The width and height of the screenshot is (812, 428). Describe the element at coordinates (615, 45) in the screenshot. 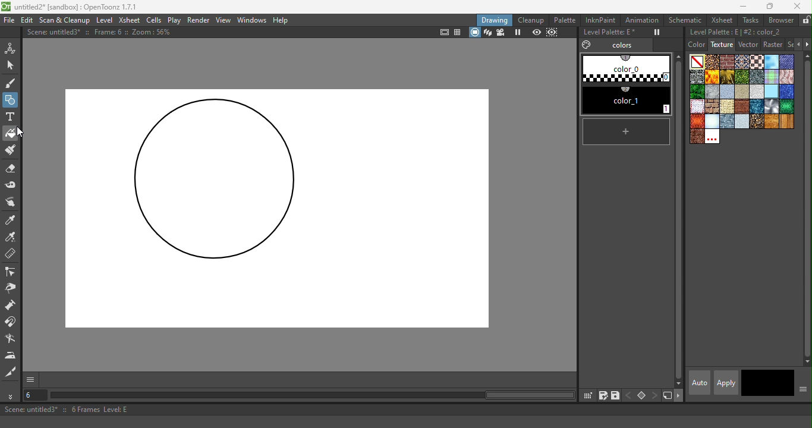

I see `Colors` at that location.